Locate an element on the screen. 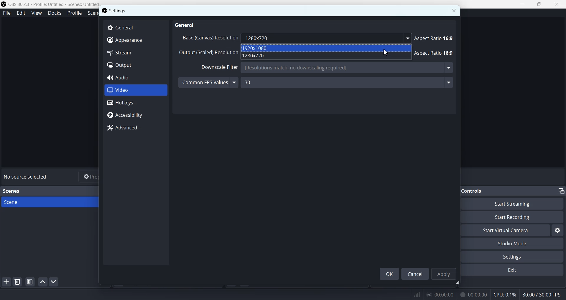 Image resolution: width=566 pixels, height=300 pixels. Profile is located at coordinates (75, 13).